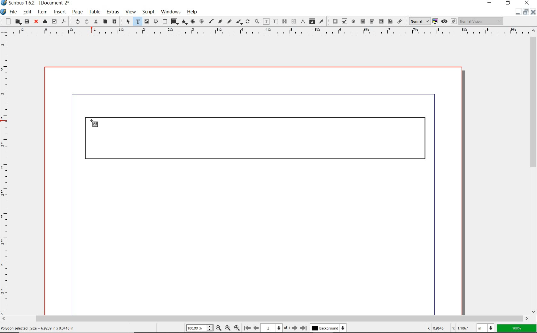 Image resolution: width=537 pixels, height=333 pixels. I want to click on text frame, so click(138, 21).